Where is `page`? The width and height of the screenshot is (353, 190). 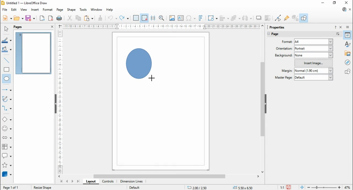 page is located at coordinates (60, 10).